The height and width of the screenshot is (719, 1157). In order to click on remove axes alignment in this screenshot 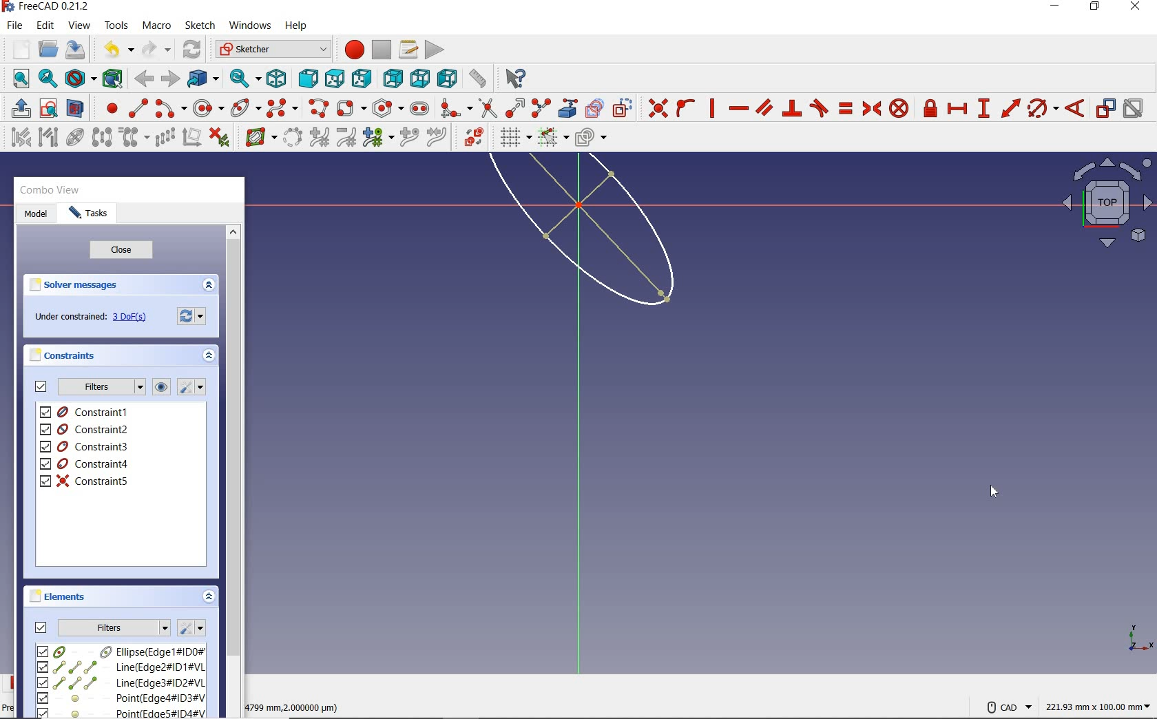, I will do `click(191, 138)`.